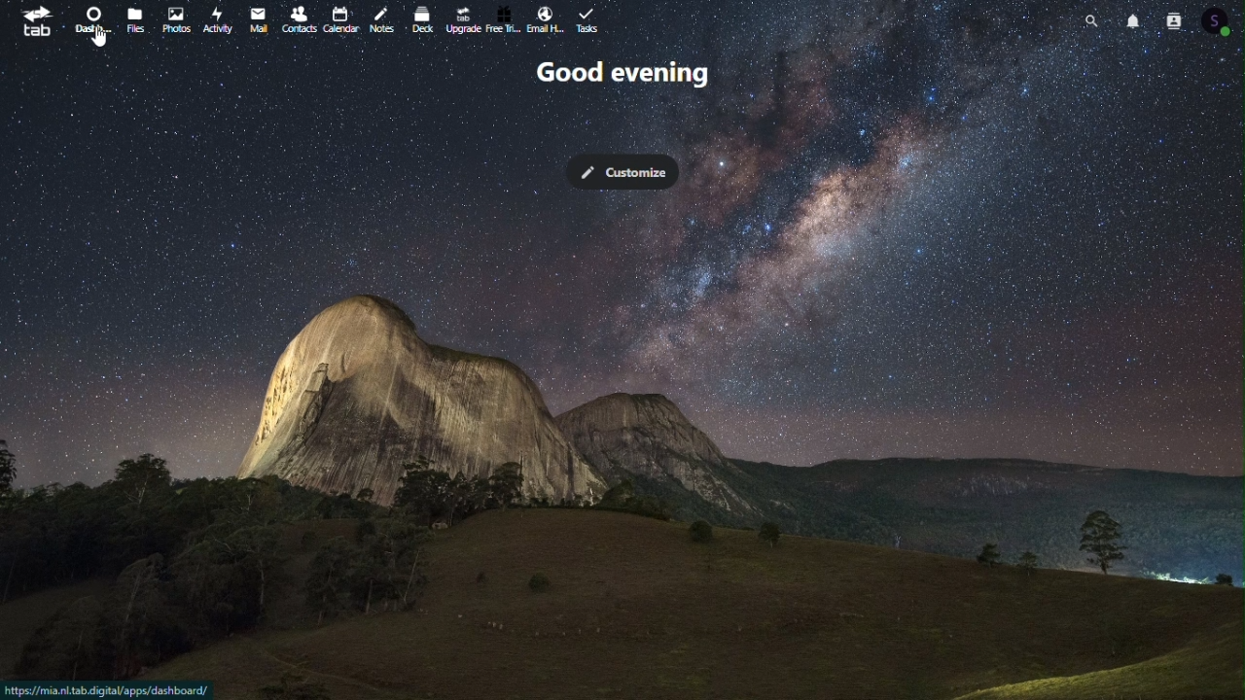 The width and height of the screenshot is (1245, 700). What do you see at coordinates (546, 21) in the screenshot?
I see `email hosting` at bounding box center [546, 21].